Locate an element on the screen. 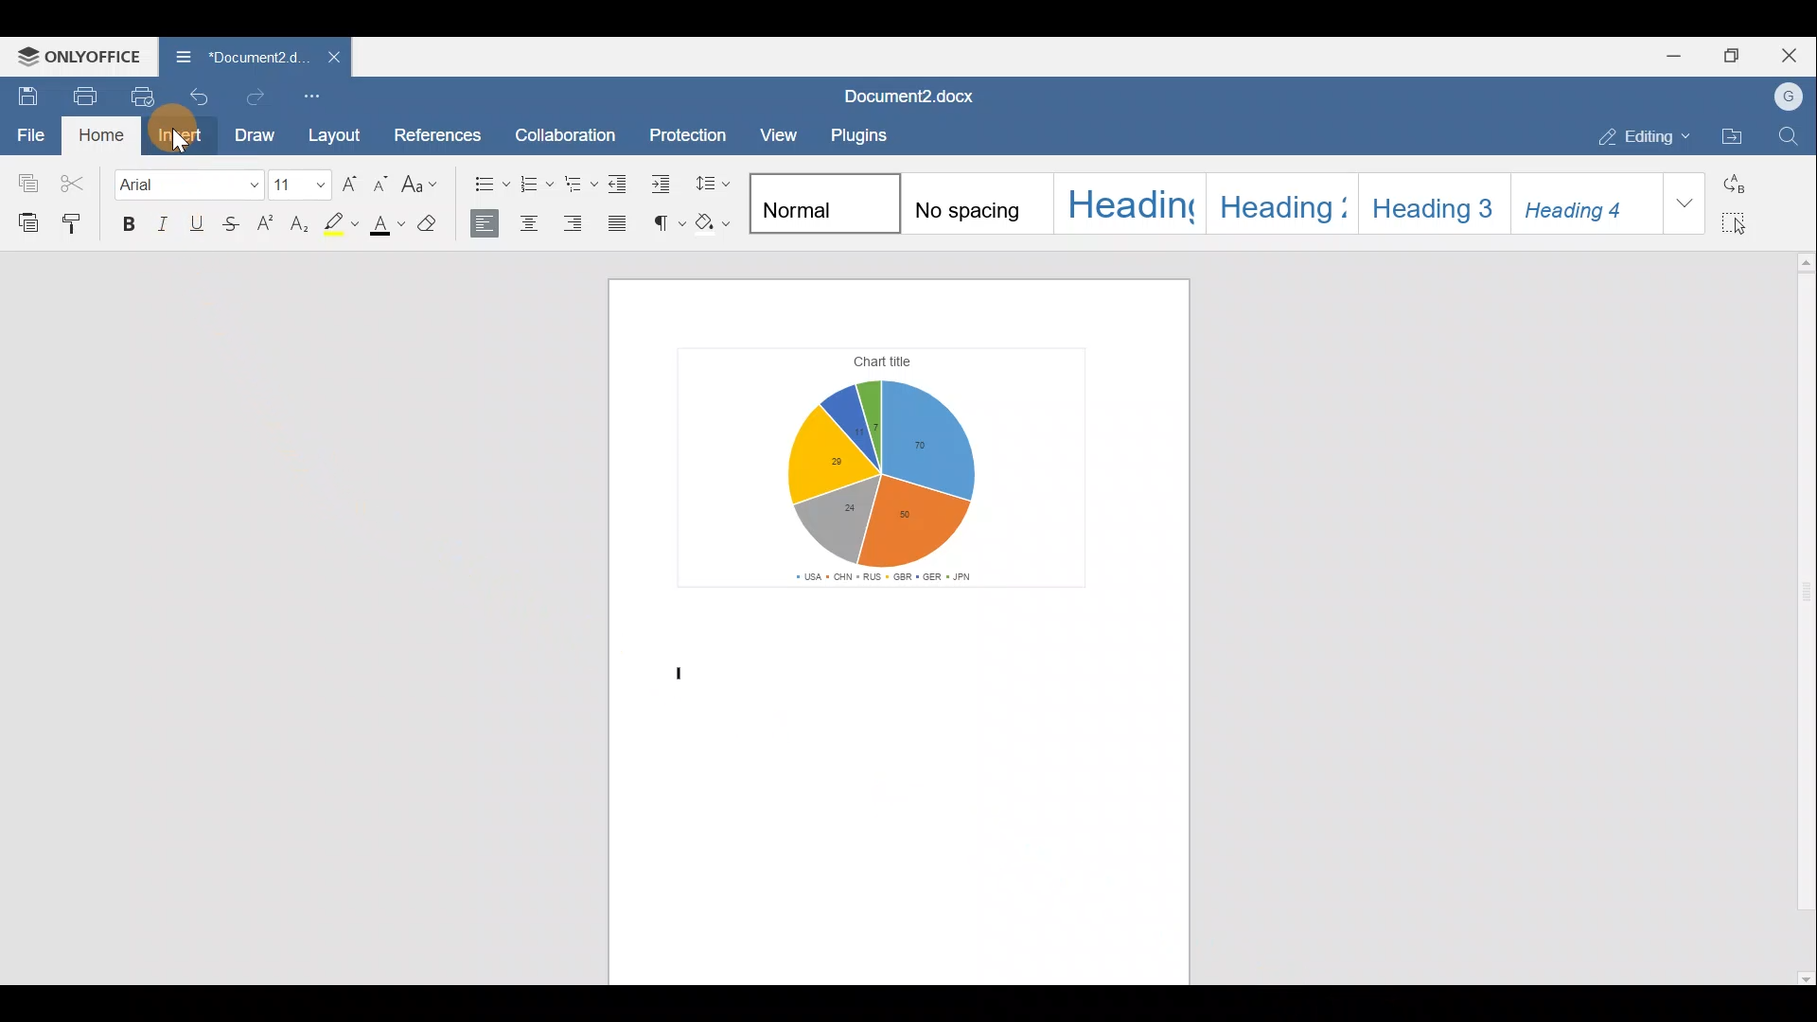 This screenshot has height=1022, width=1817. Style 1 is located at coordinates (823, 203).